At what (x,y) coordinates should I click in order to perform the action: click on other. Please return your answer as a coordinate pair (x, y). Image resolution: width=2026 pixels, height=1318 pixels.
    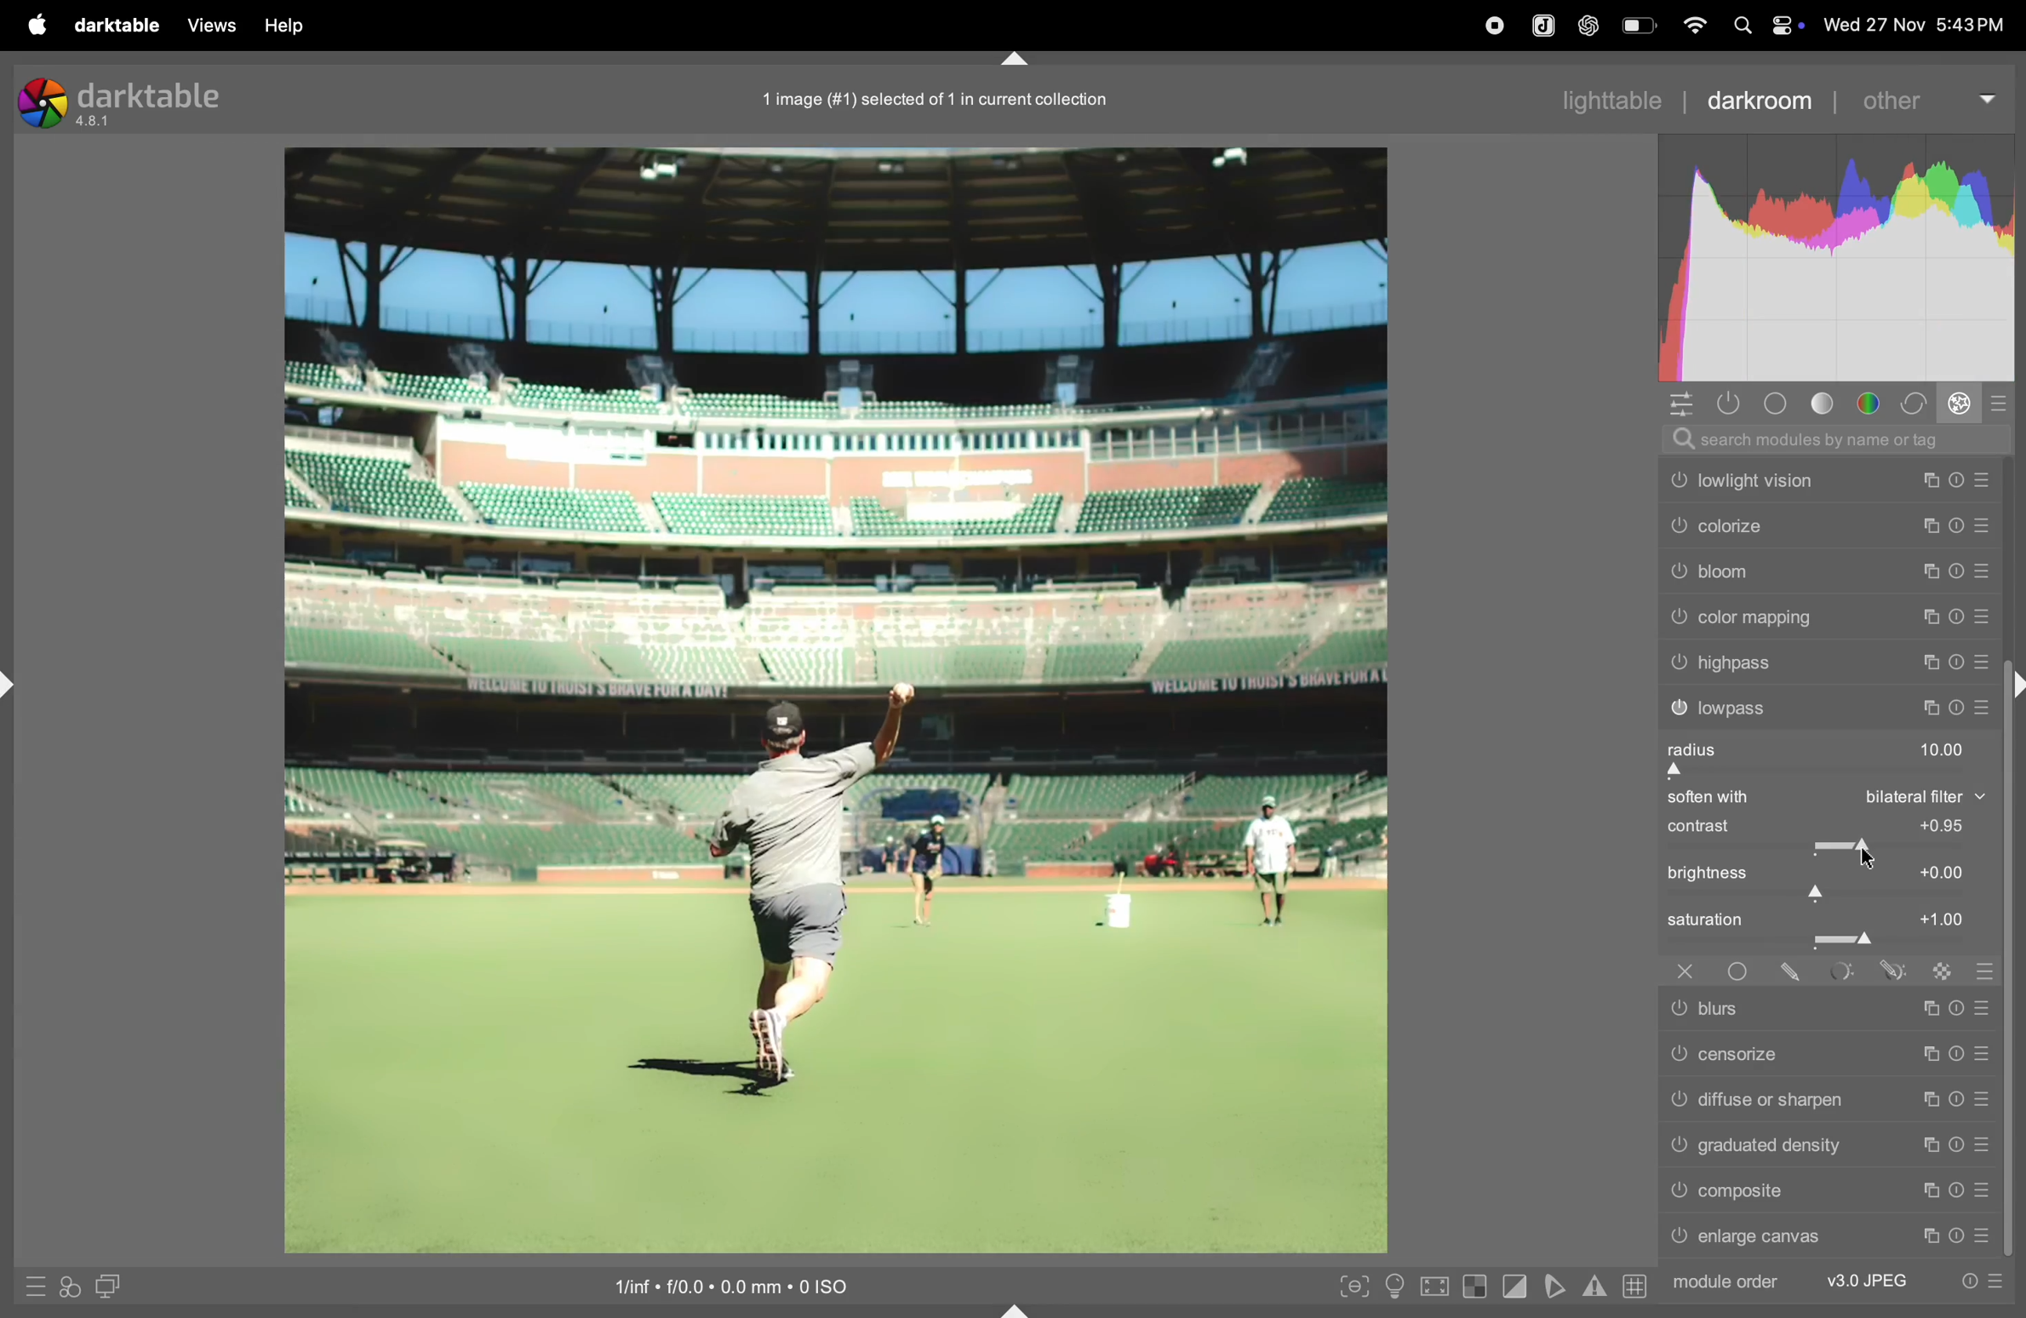
    Looking at the image, I should click on (1927, 98).